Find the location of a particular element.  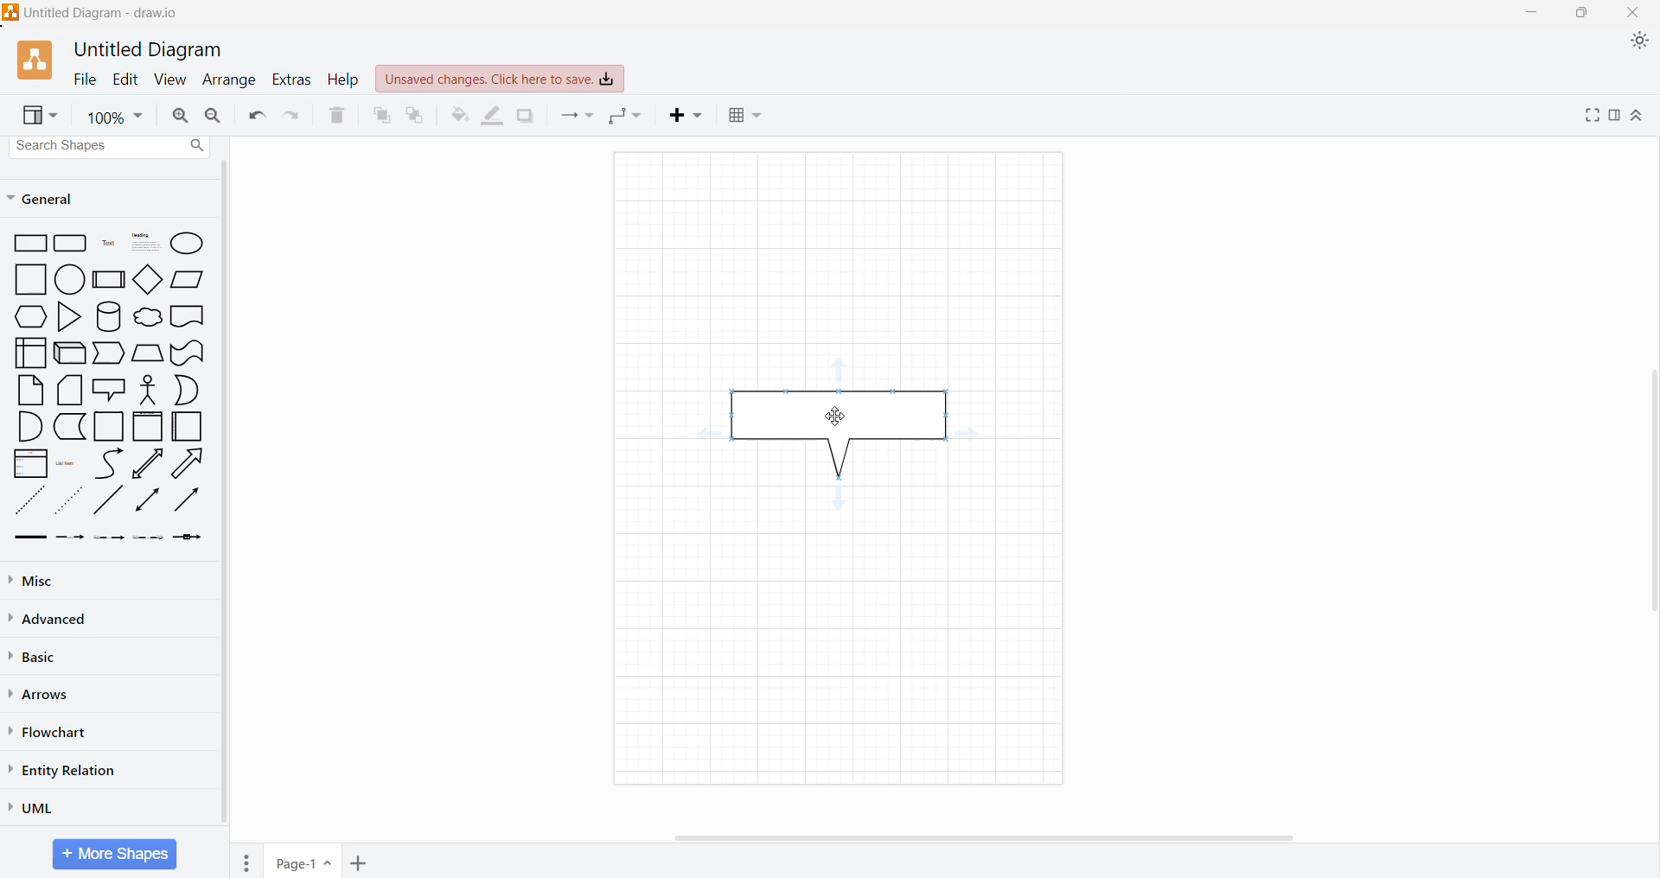

circle is located at coordinates (69, 280).